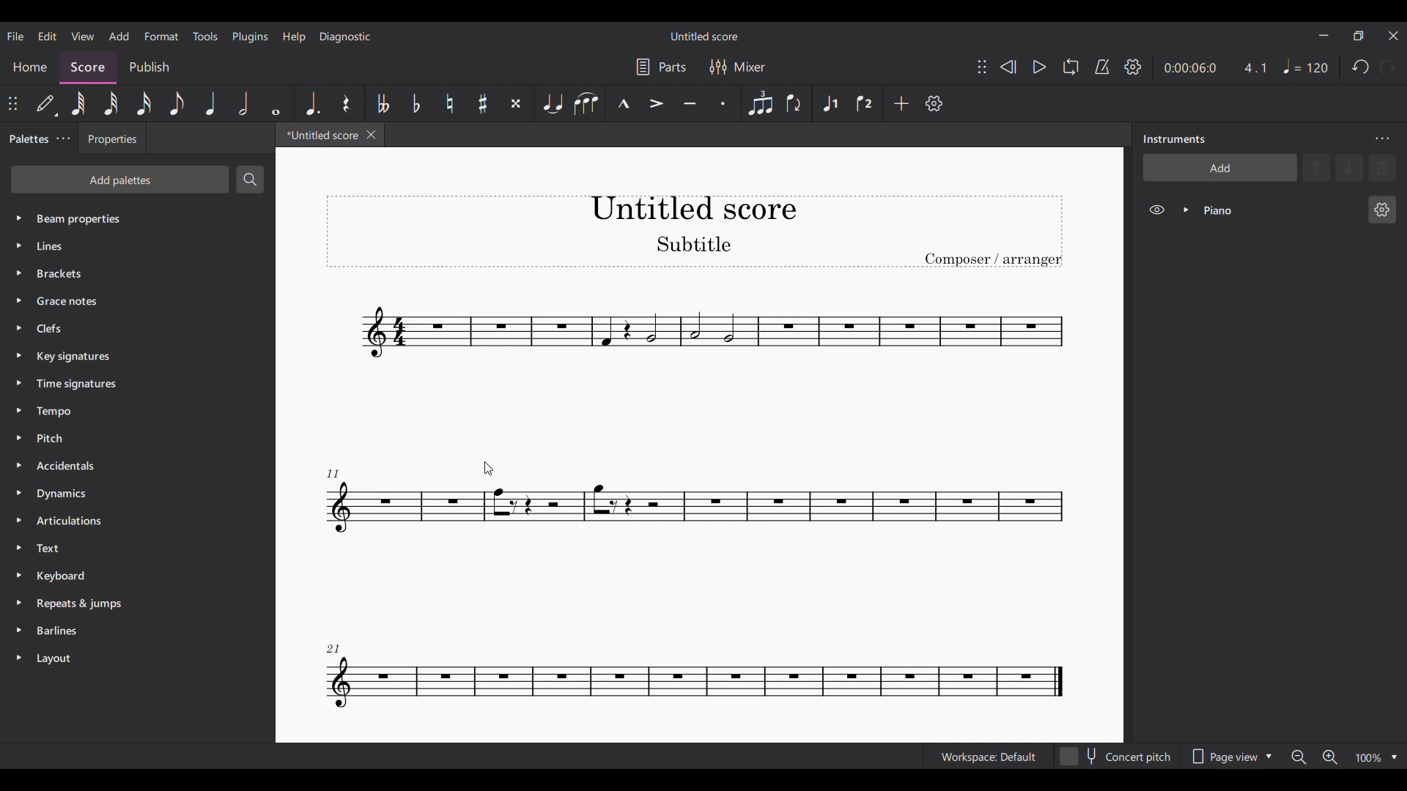 Image resolution: width=1407 pixels, height=791 pixels. What do you see at coordinates (1395, 757) in the screenshot?
I see `Zoom options` at bounding box center [1395, 757].